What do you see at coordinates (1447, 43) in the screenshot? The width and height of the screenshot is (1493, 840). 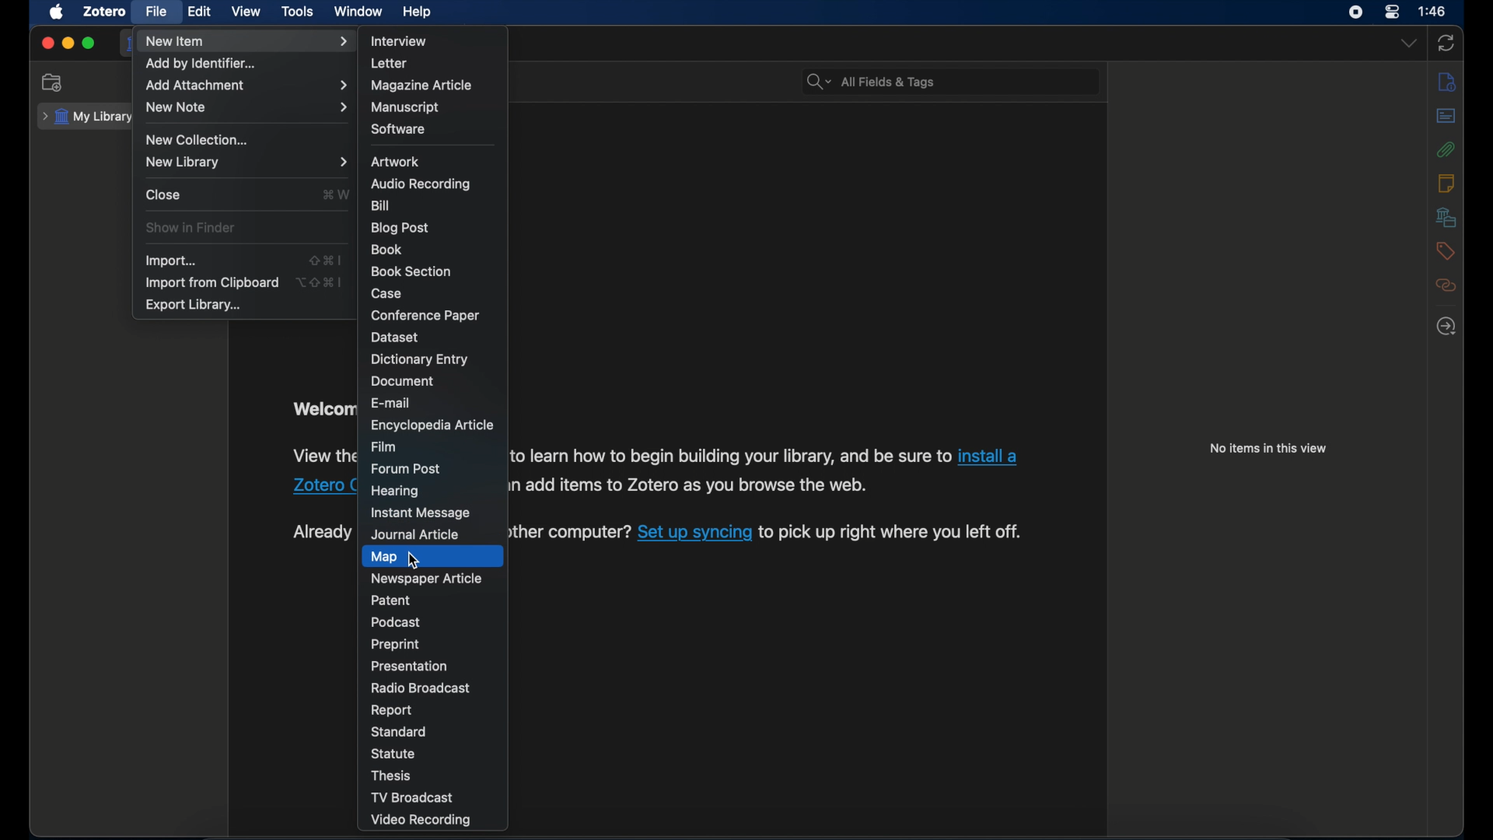 I see `sync` at bounding box center [1447, 43].